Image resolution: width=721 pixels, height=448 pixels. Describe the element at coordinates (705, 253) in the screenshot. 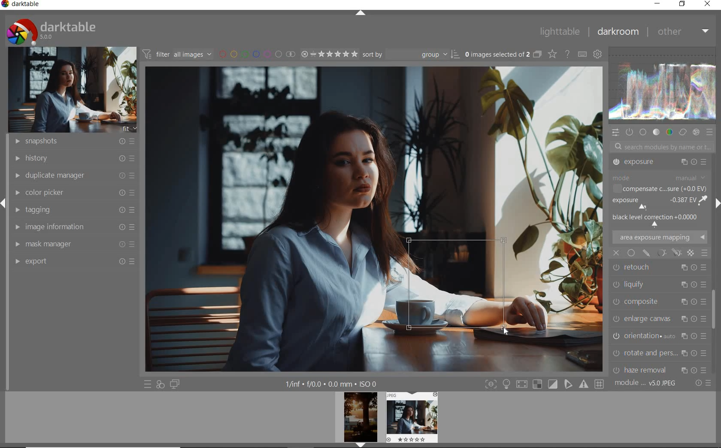

I see `blending options` at that location.